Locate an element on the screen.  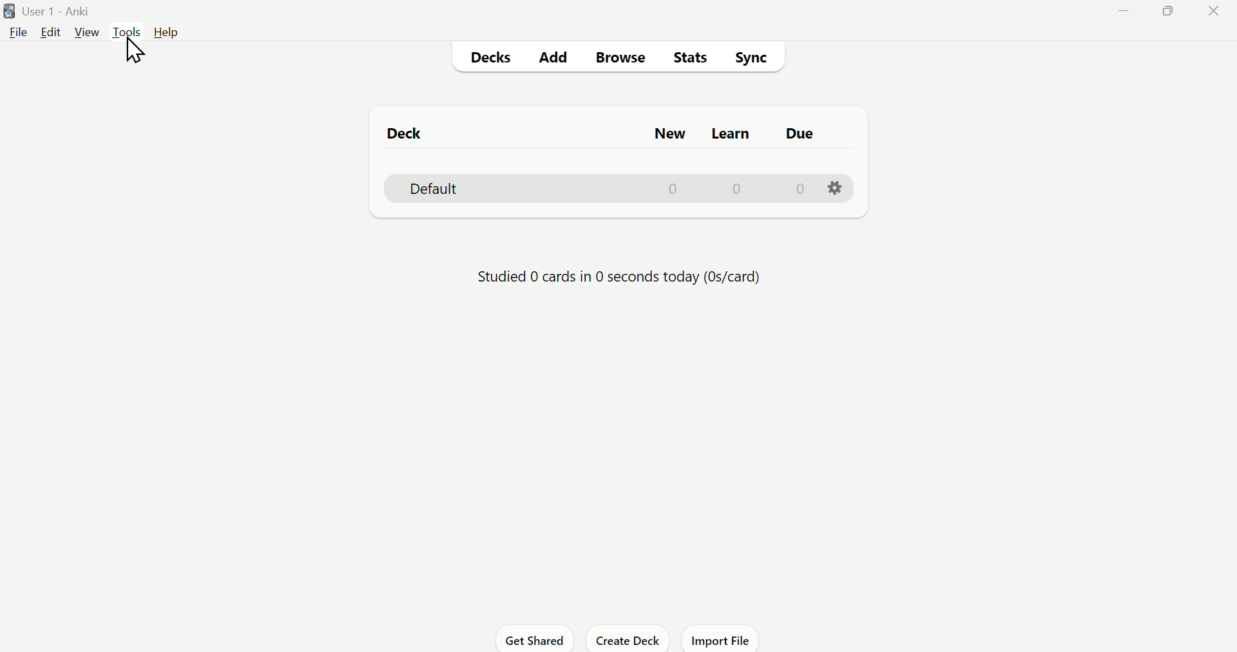
Import is located at coordinates (722, 640).